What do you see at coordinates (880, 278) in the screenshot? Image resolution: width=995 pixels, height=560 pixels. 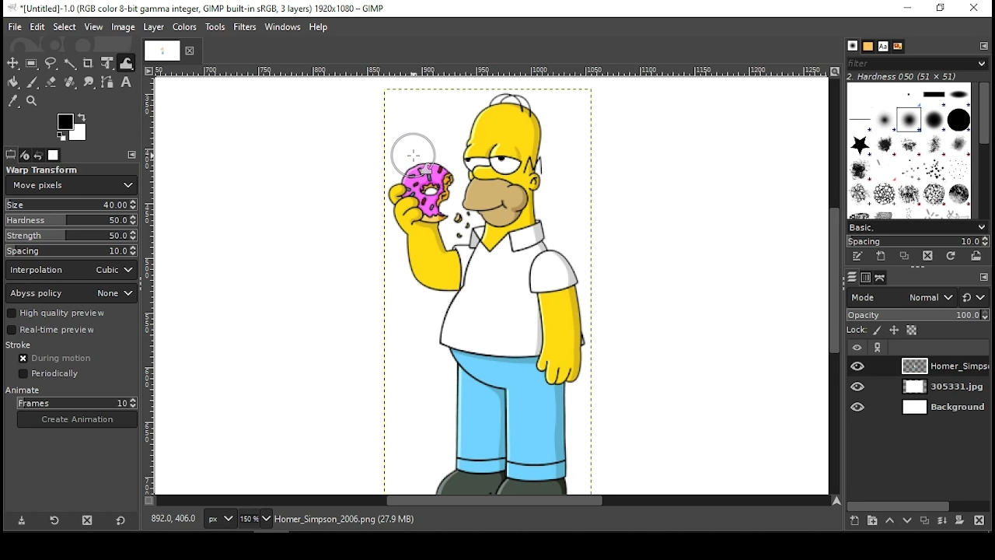 I see `paths` at bounding box center [880, 278].